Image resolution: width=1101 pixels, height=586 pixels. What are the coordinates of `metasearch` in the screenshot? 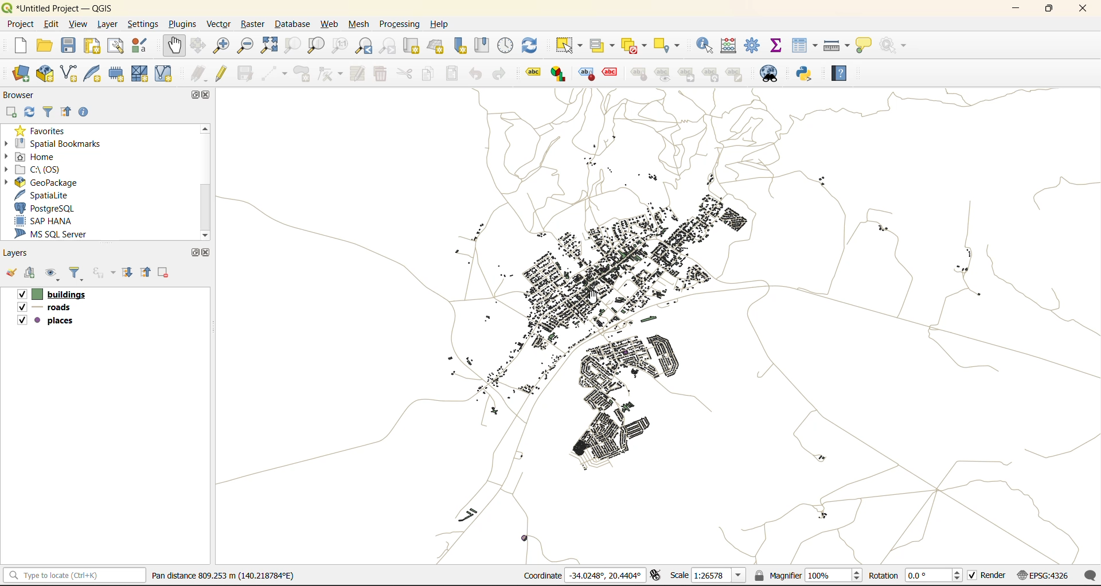 It's located at (769, 72).